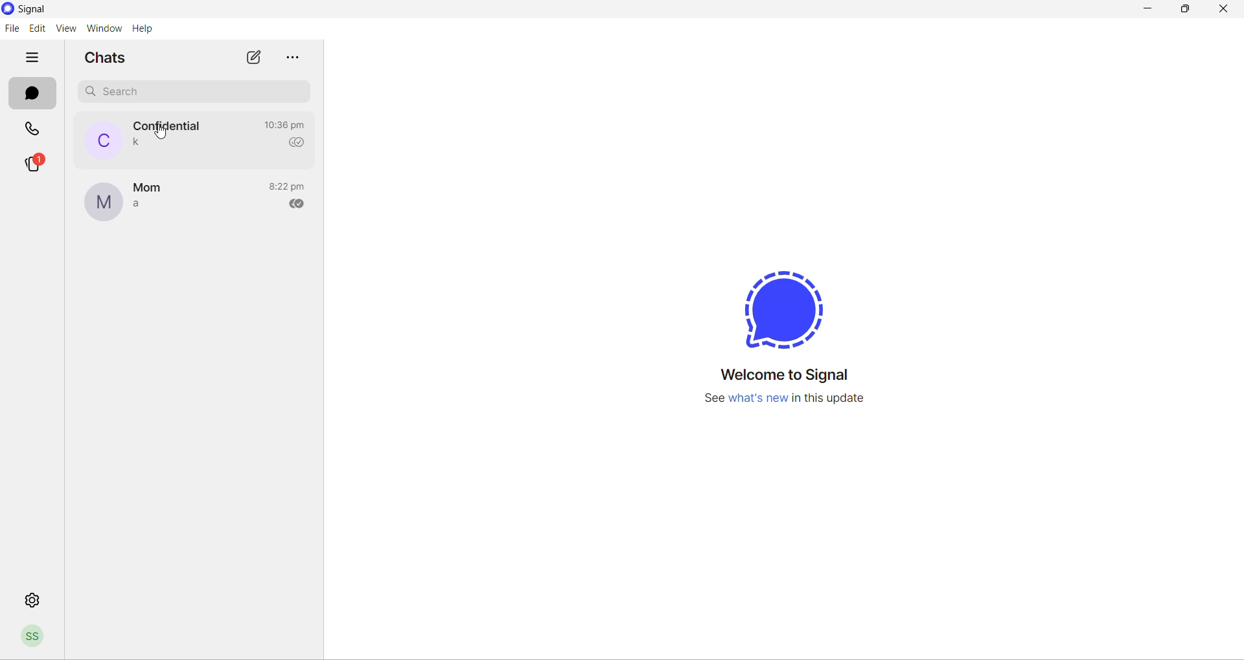 The height and width of the screenshot is (660, 1244). Describe the element at coordinates (152, 188) in the screenshot. I see `contact name` at that location.